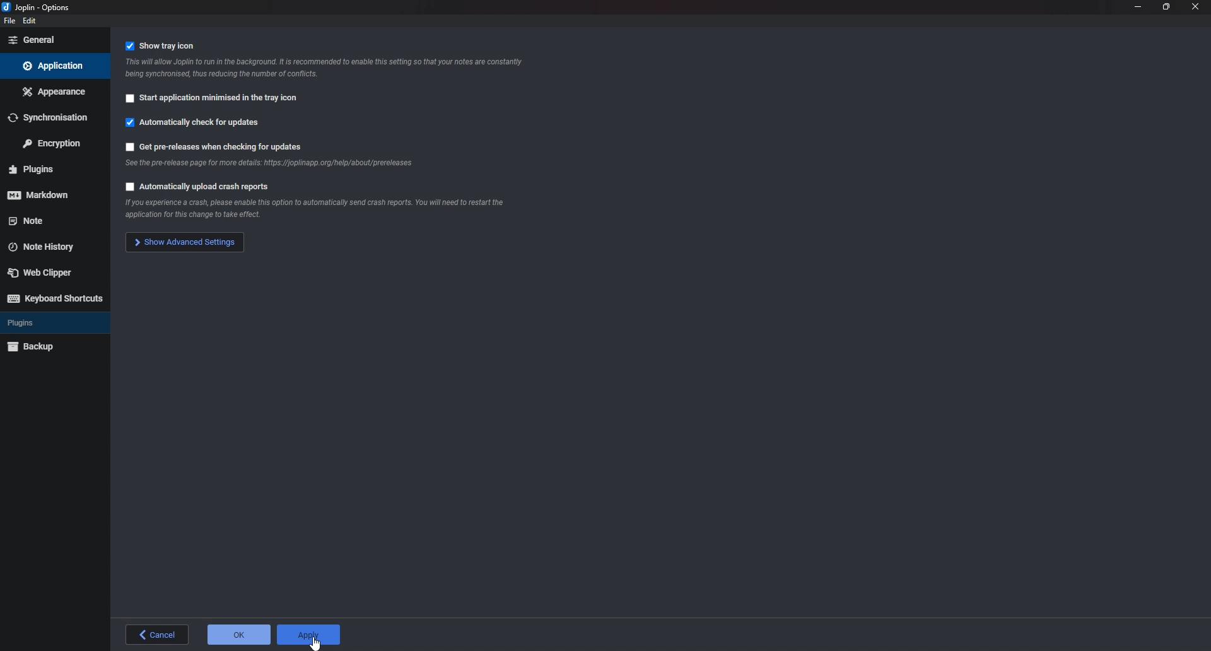 This screenshot has width=1211, height=651. What do you see at coordinates (54, 66) in the screenshot?
I see `Application` at bounding box center [54, 66].